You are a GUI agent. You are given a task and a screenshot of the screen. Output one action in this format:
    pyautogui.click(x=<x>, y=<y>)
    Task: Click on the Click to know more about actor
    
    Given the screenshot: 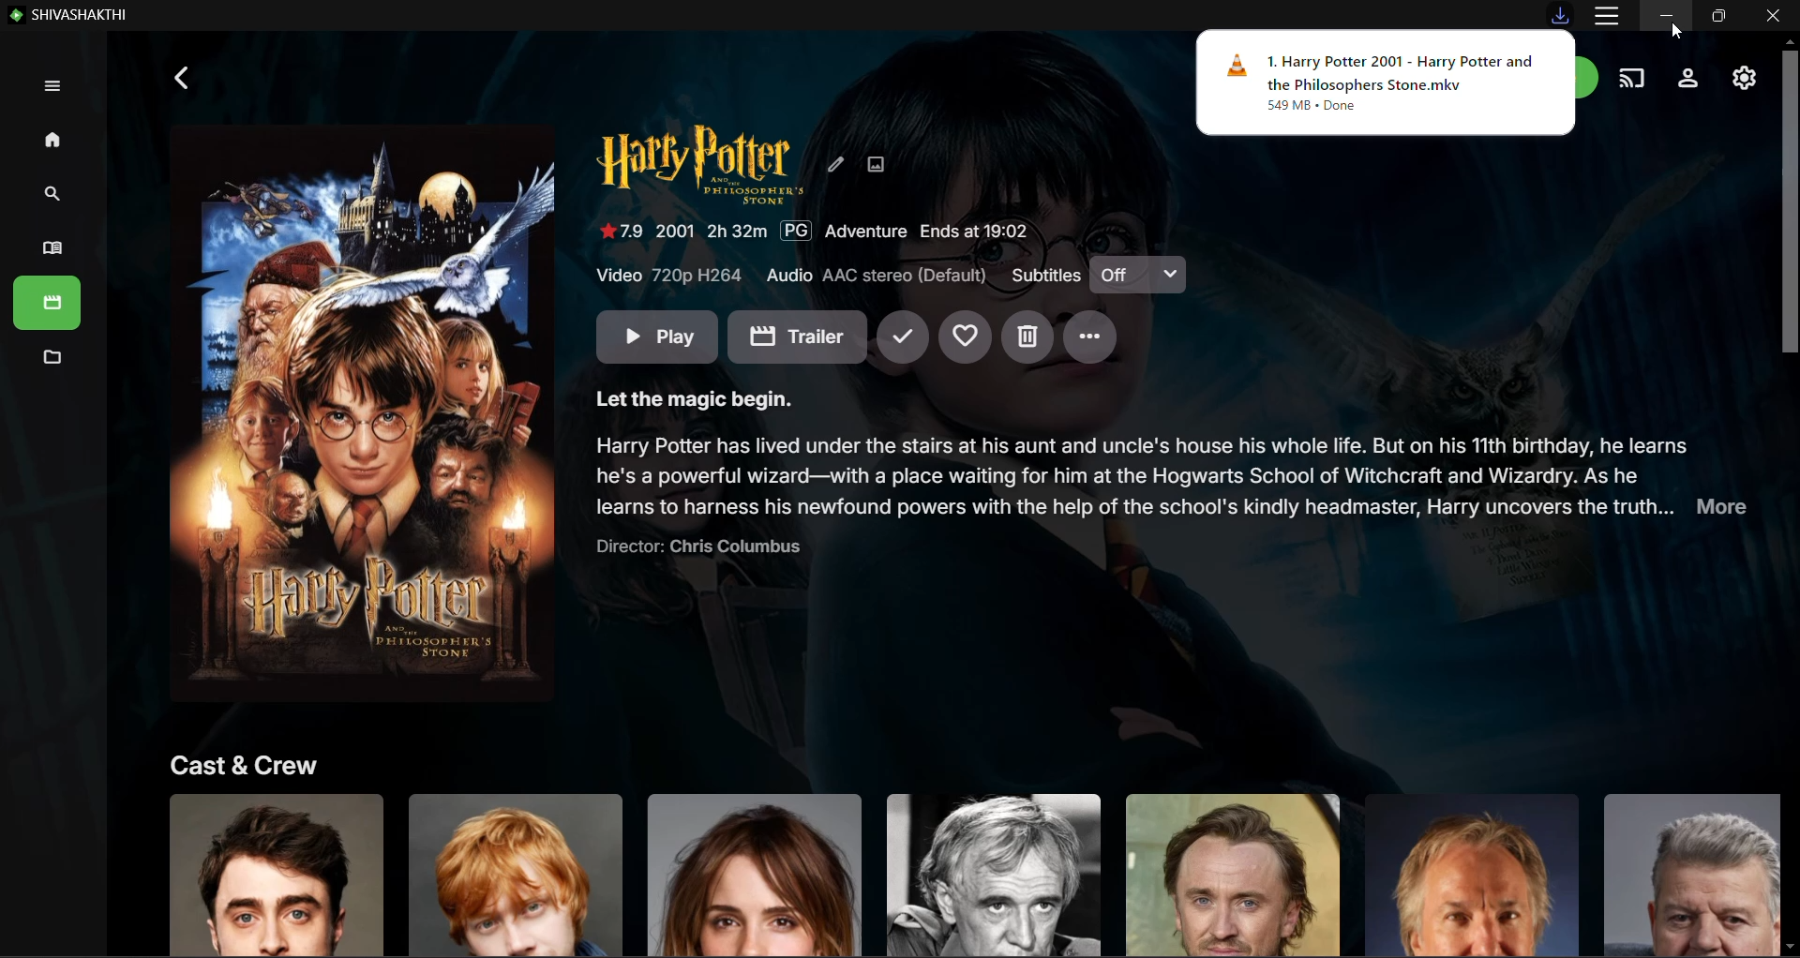 What is the action you would take?
    pyautogui.click(x=755, y=874)
    